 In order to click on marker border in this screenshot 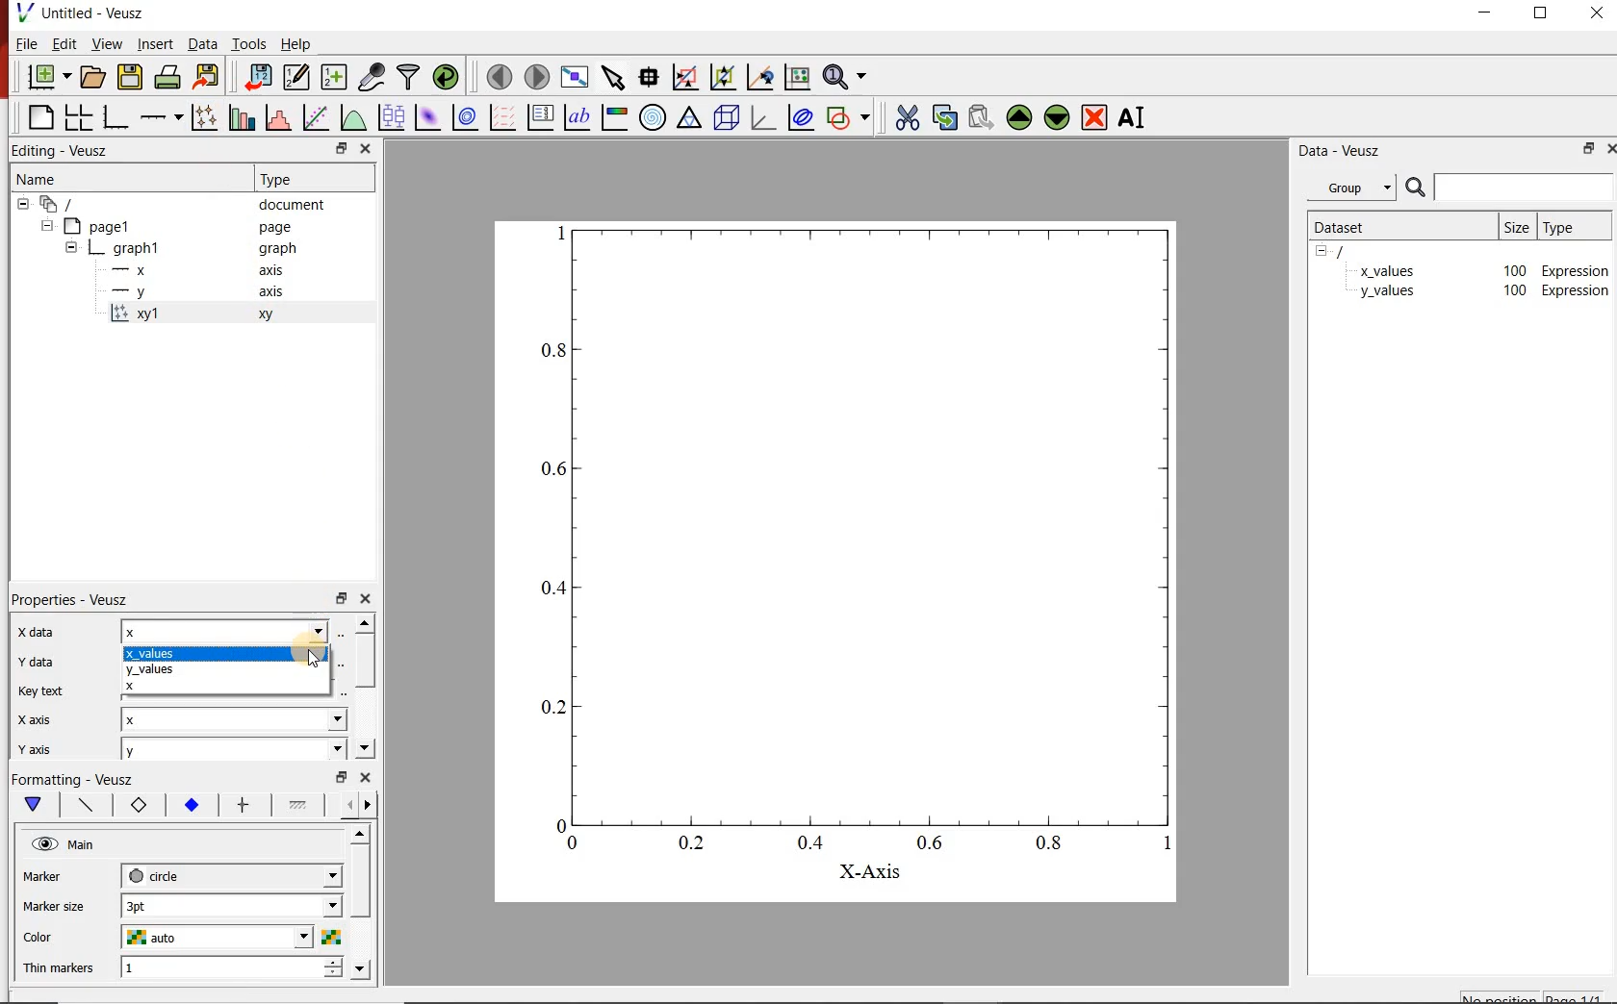, I will do `click(138, 806)`.